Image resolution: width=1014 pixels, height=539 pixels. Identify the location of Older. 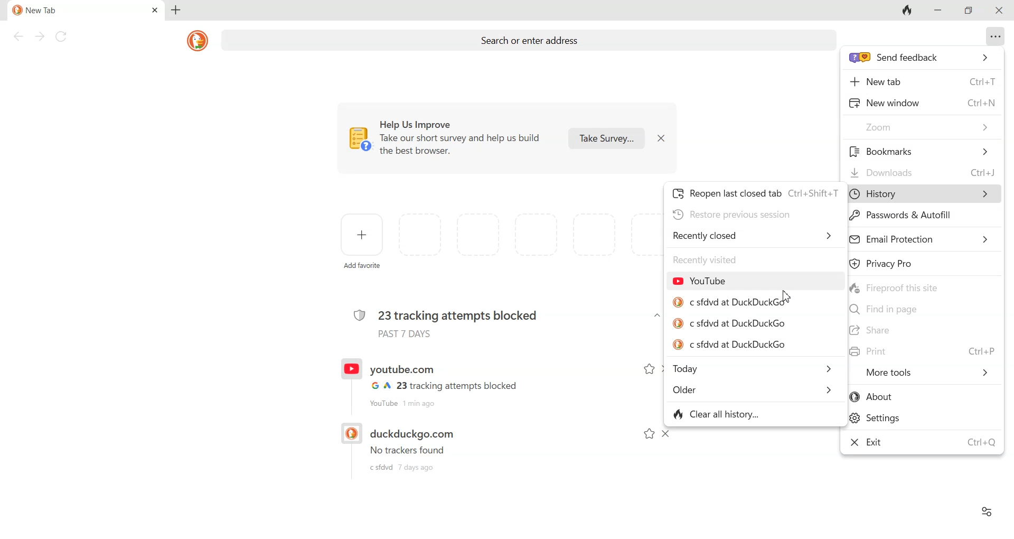
(753, 390).